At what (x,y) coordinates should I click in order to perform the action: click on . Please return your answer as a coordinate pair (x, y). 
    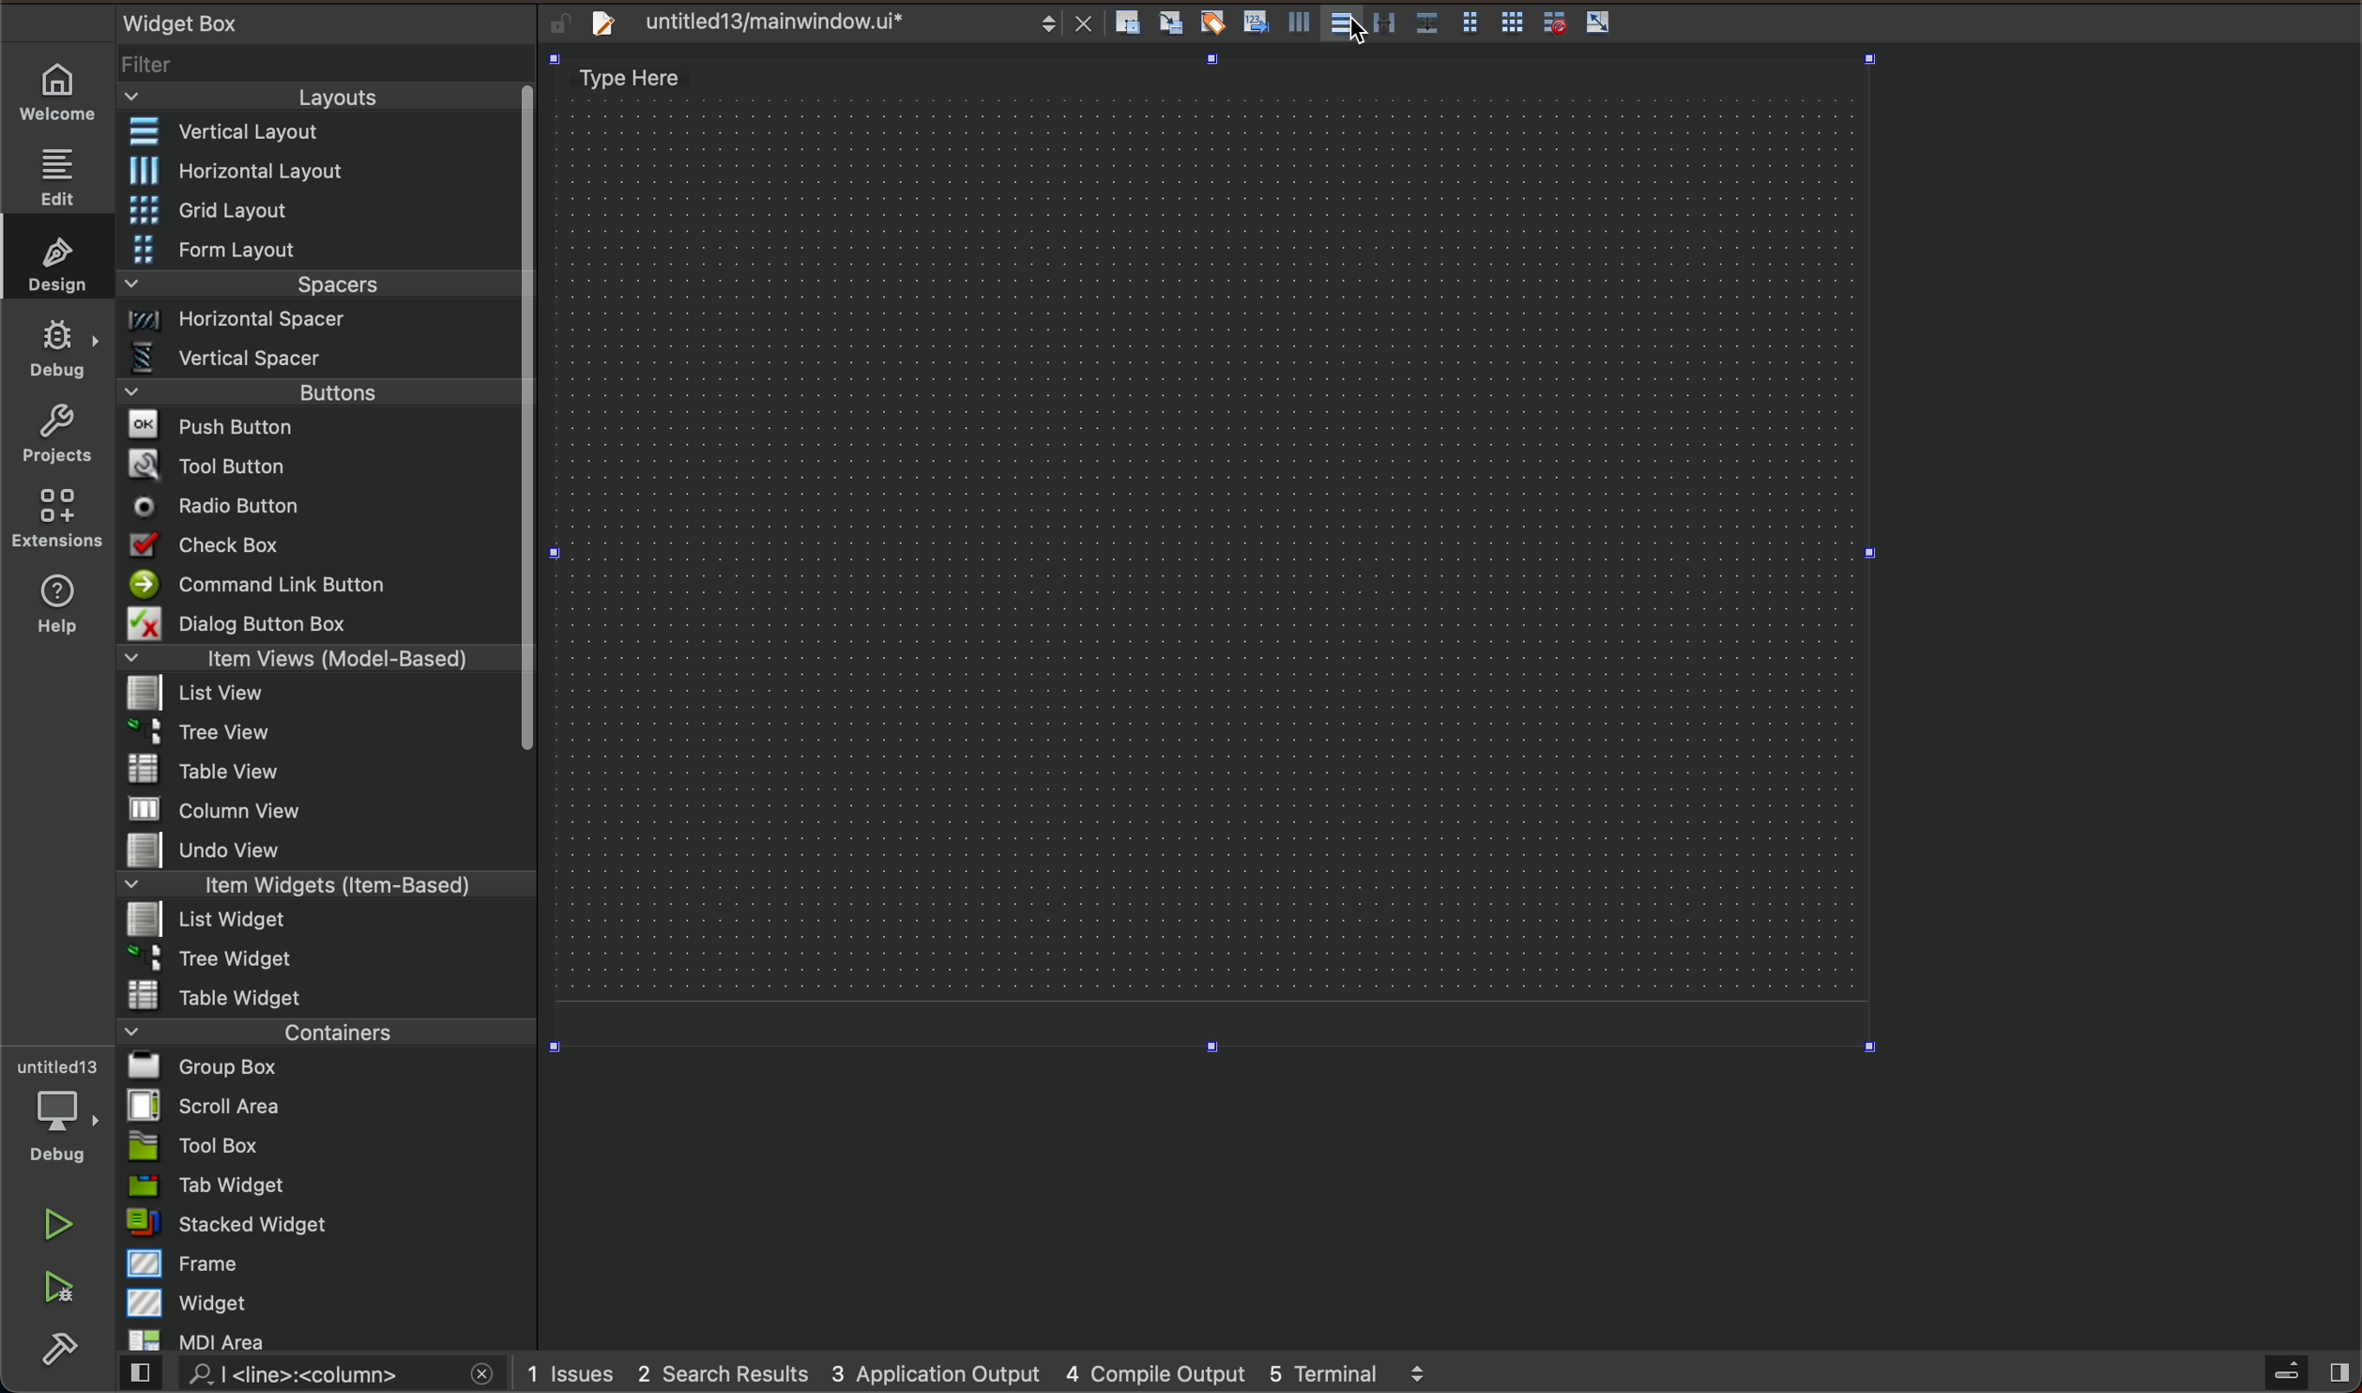
    Looking at the image, I should click on (1426, 22).